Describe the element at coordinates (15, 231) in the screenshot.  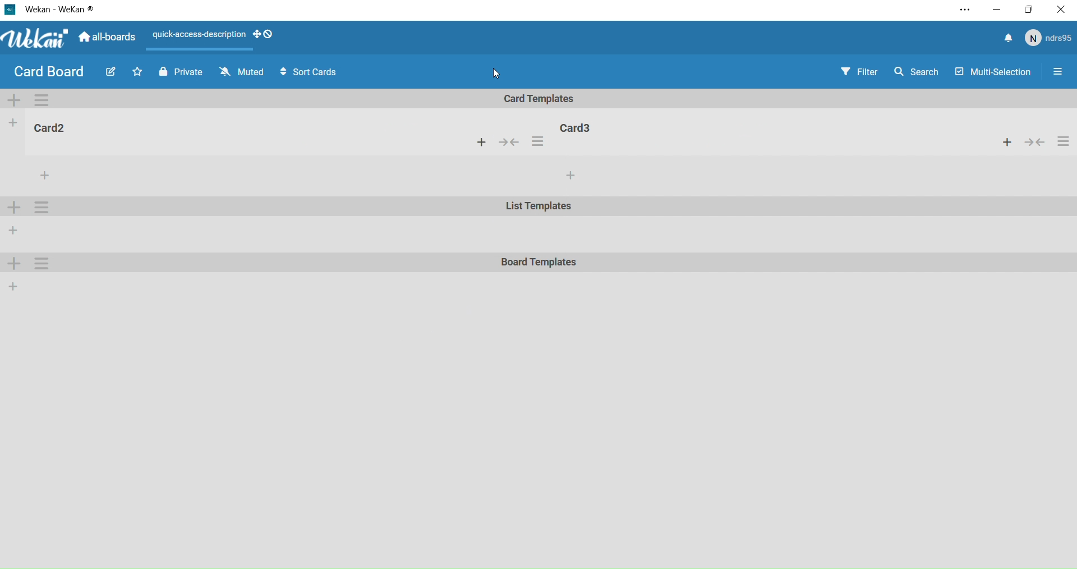
I see `add` at that location.